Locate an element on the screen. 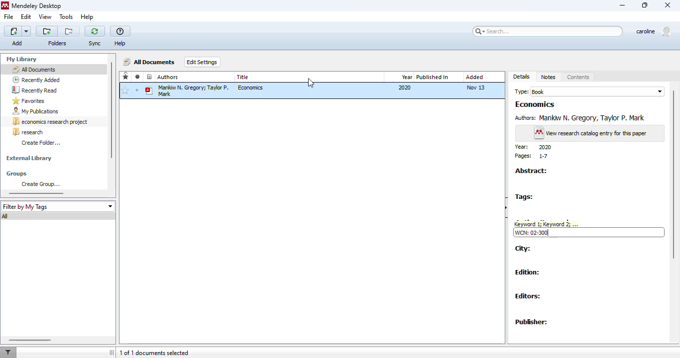 The height and width of the screenshot is (358, 680). Authors: Mankiw N. Gregory, Taylor P. Mark is located at coordinates (580, 118).